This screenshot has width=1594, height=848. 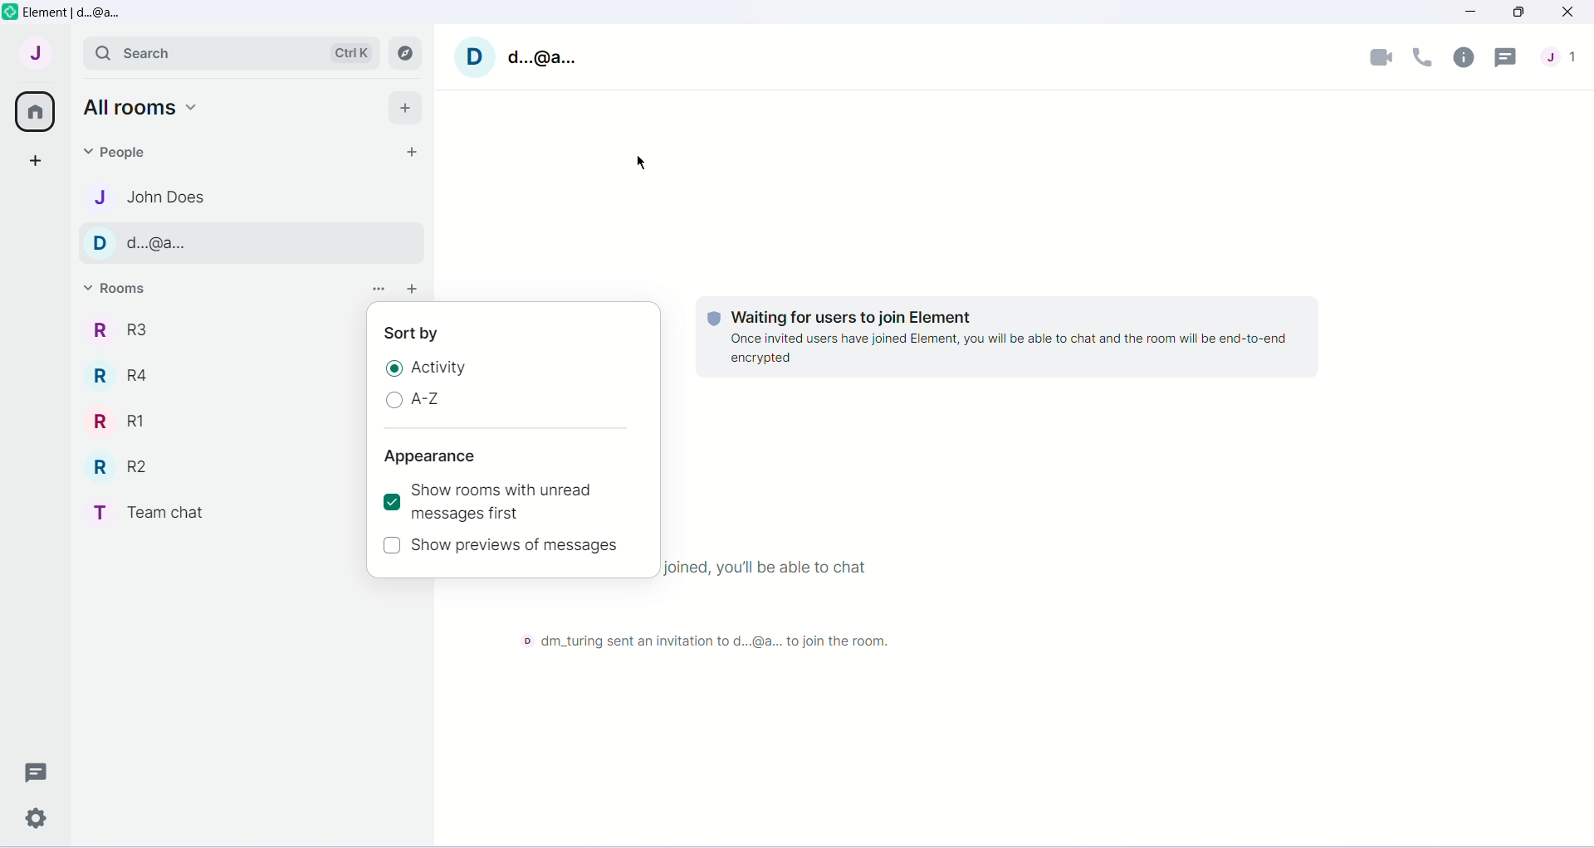 What do you see at coordinates (1381, 55) in the screenshot?
I see `Video Call` at bounding box center [1381, 55].